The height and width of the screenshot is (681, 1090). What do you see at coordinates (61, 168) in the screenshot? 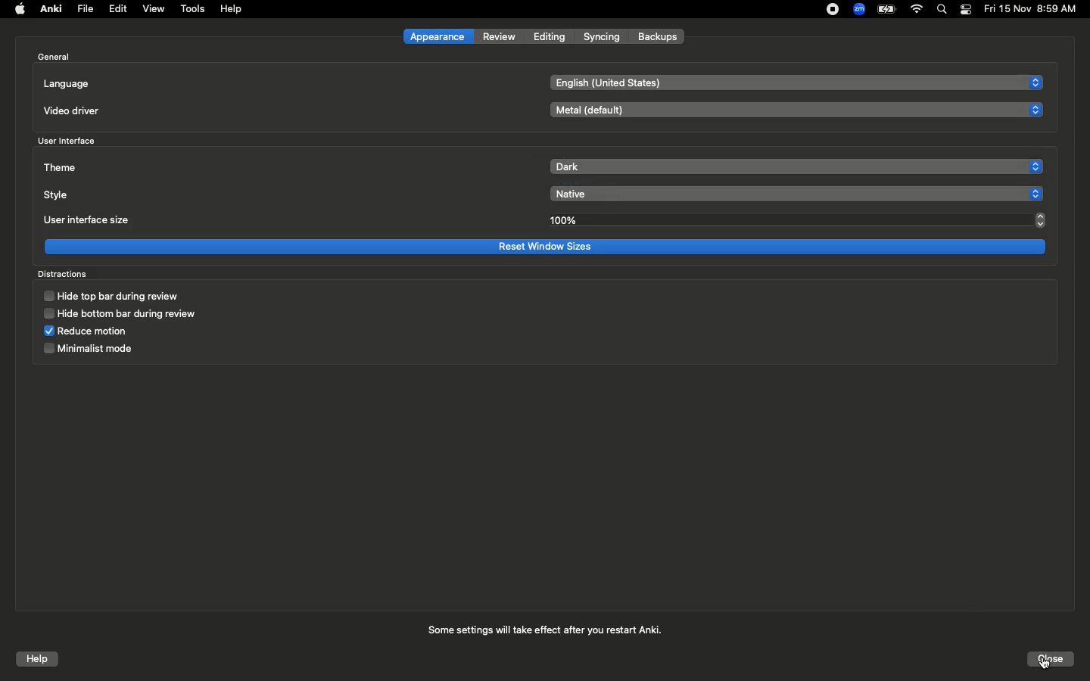
I see `Theme` at bounding box center [61, 168].